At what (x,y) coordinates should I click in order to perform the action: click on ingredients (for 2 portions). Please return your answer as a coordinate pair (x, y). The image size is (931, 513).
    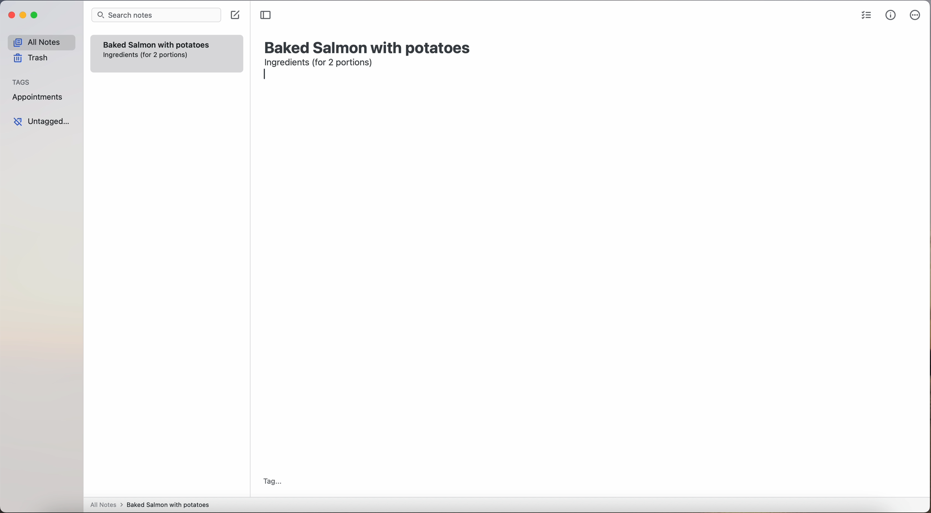
    Looking at the image, I should click on (321, 64).